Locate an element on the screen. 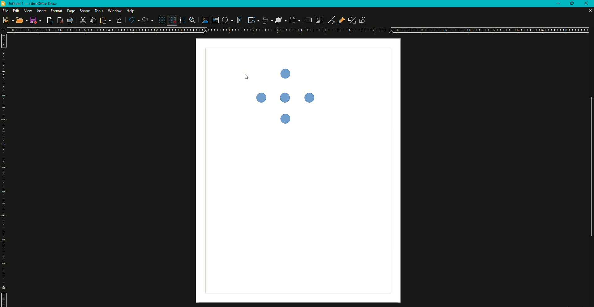 The width and height of the screenshot is (594, 307). Cut is located at coordinates (83, 20).